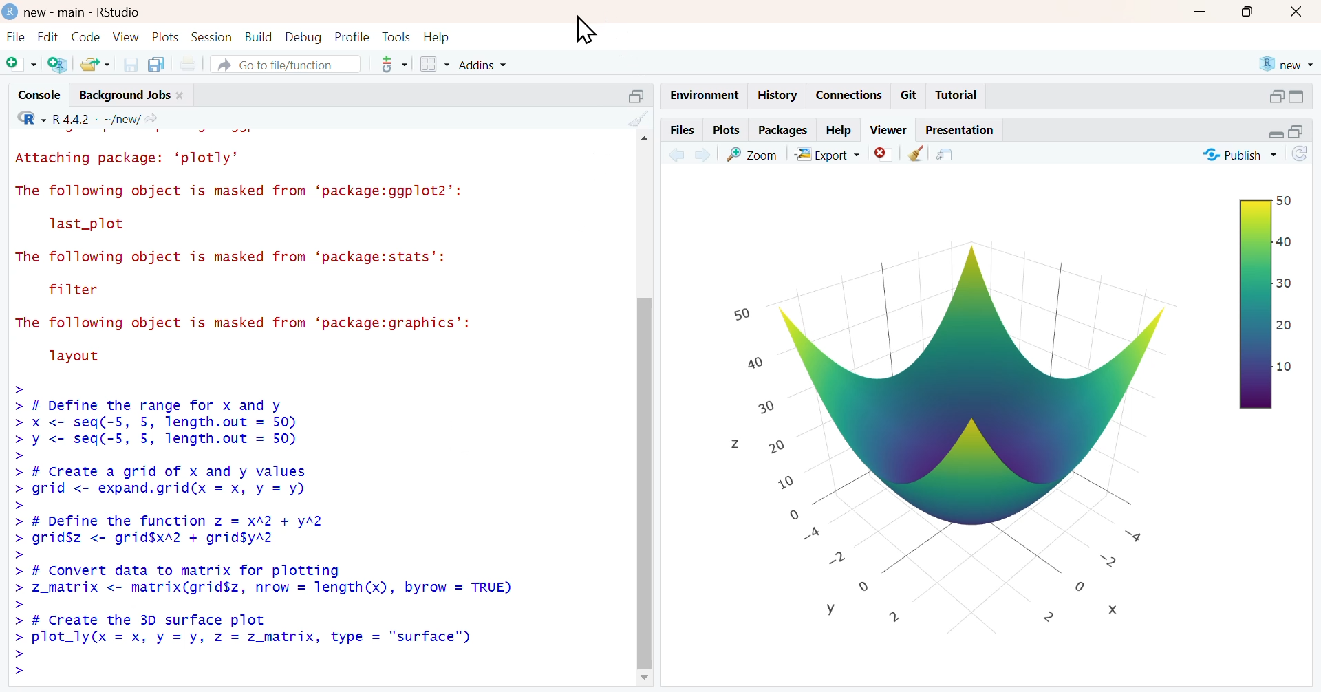  Describe the element at coordinates (84, 37) in the screenshot. I see `code` at that location.